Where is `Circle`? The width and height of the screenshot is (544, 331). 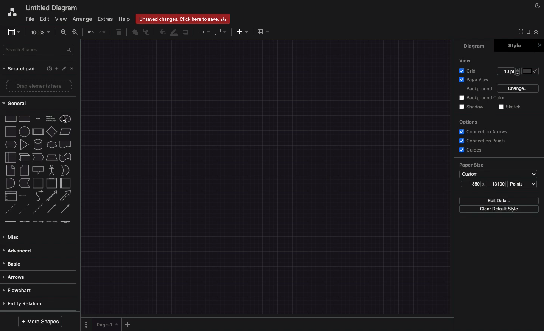 Circle is located at coordinates (24, 131).